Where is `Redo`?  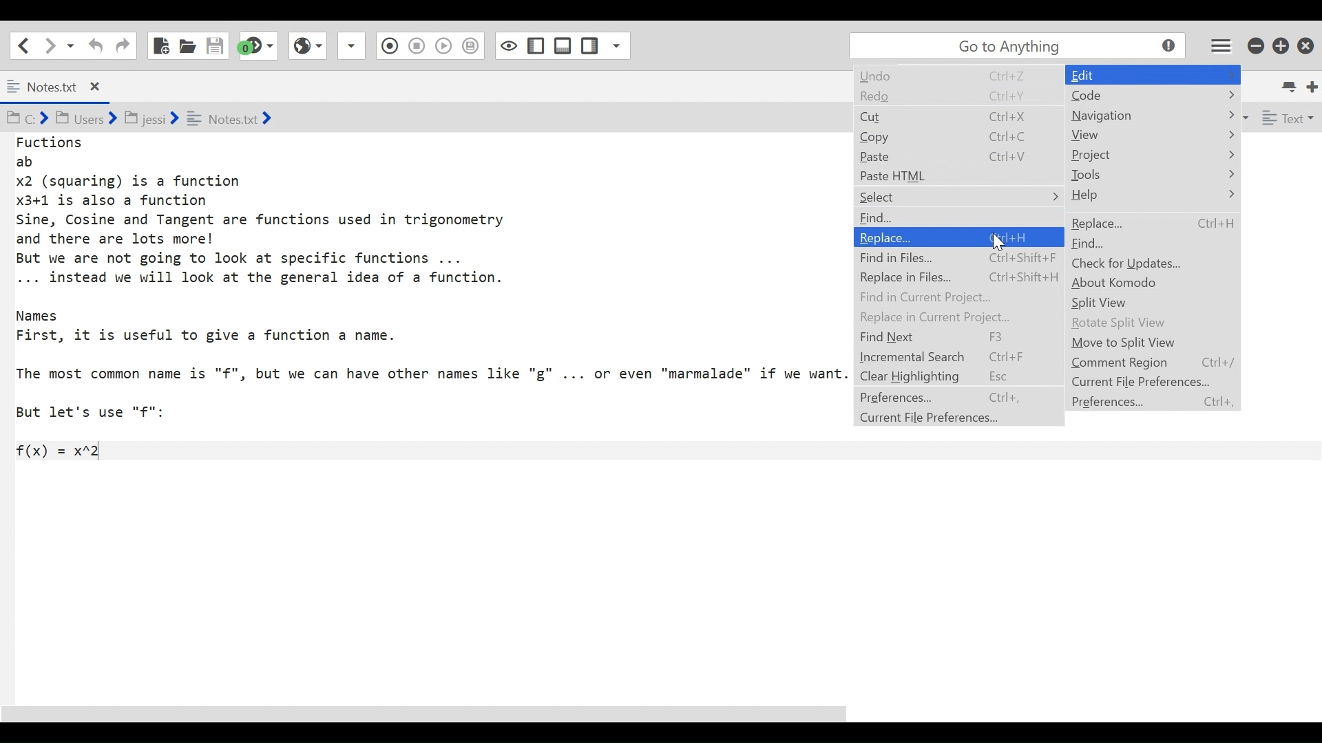
Redo is located at coordinates (944, 95).